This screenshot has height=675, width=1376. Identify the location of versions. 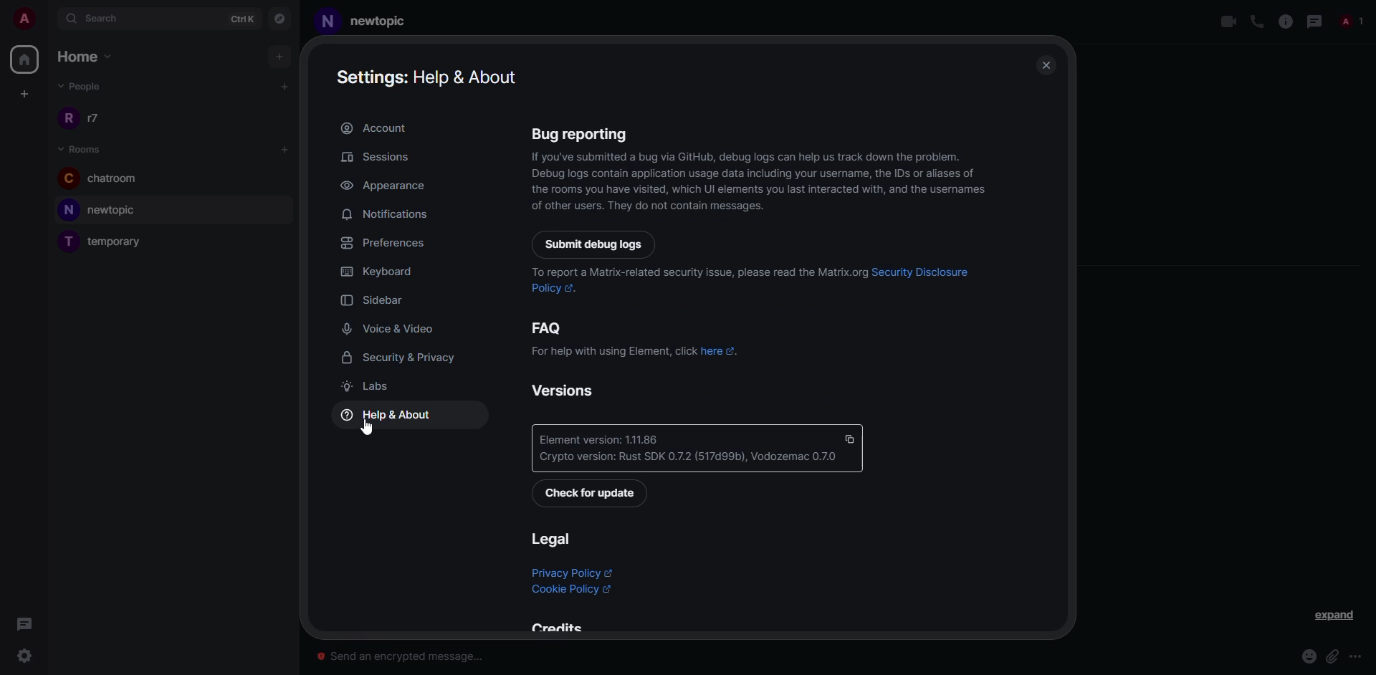
(561, 393).